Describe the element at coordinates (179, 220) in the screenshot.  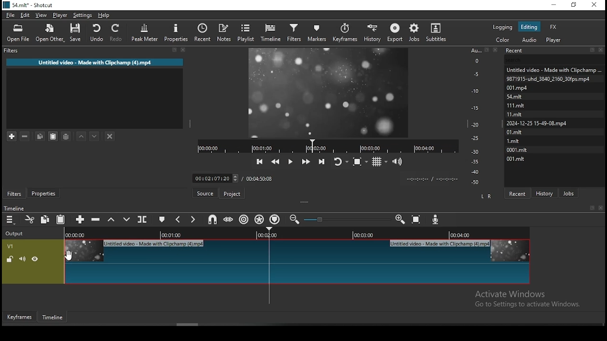
I see `previous marker` at that location.